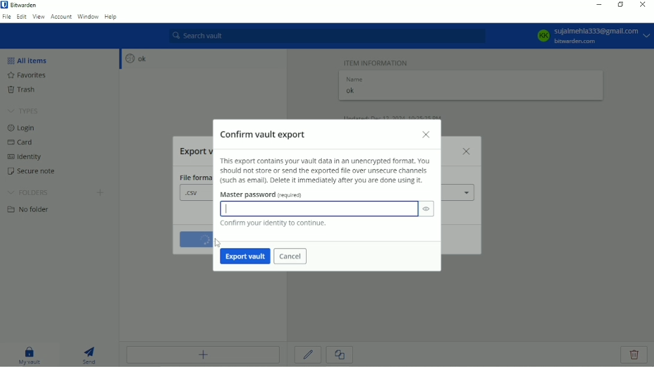 The height and width of the screenshot is (367, 654). I want to click on export vault, so click(246, 256).